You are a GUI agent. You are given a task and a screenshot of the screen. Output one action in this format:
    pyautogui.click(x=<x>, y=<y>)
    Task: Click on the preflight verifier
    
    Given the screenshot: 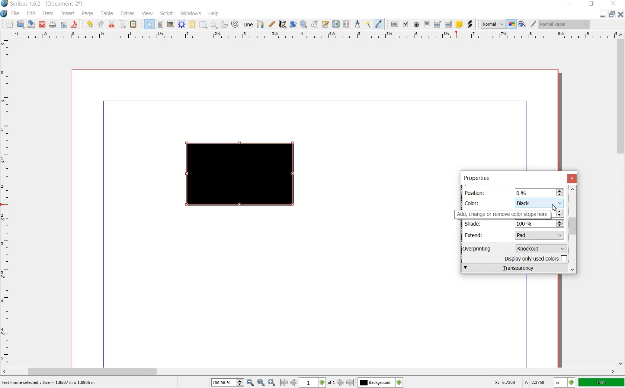 What is the action you would take?
    pyautogui.click(x=63, y=25)
    